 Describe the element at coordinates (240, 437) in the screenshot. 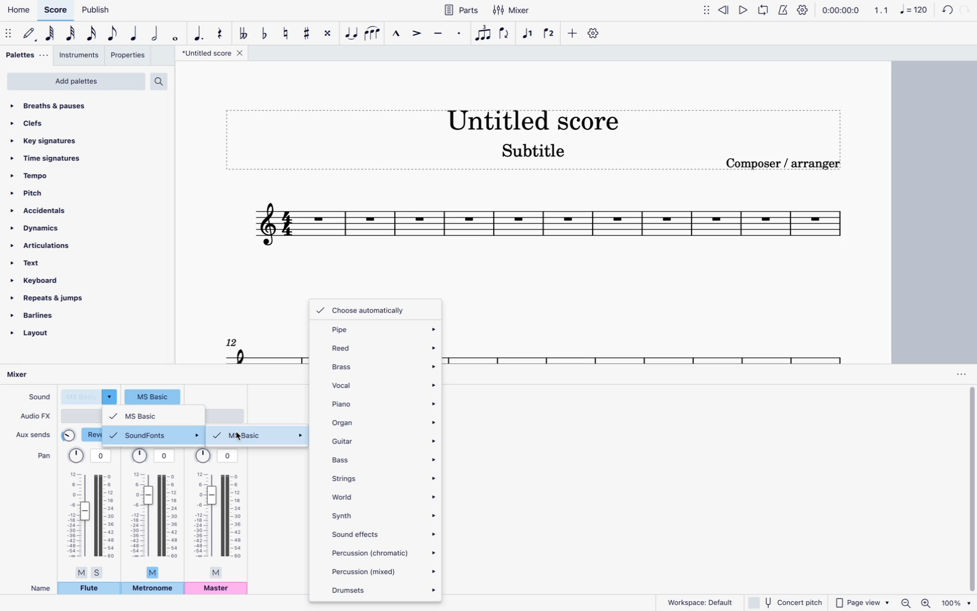

I see `cursor` at that location.